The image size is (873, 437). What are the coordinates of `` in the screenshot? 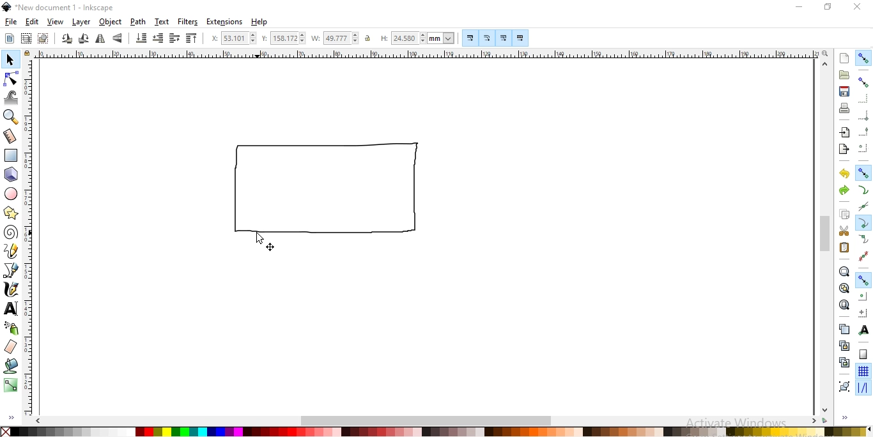 It's located at (864, 279).